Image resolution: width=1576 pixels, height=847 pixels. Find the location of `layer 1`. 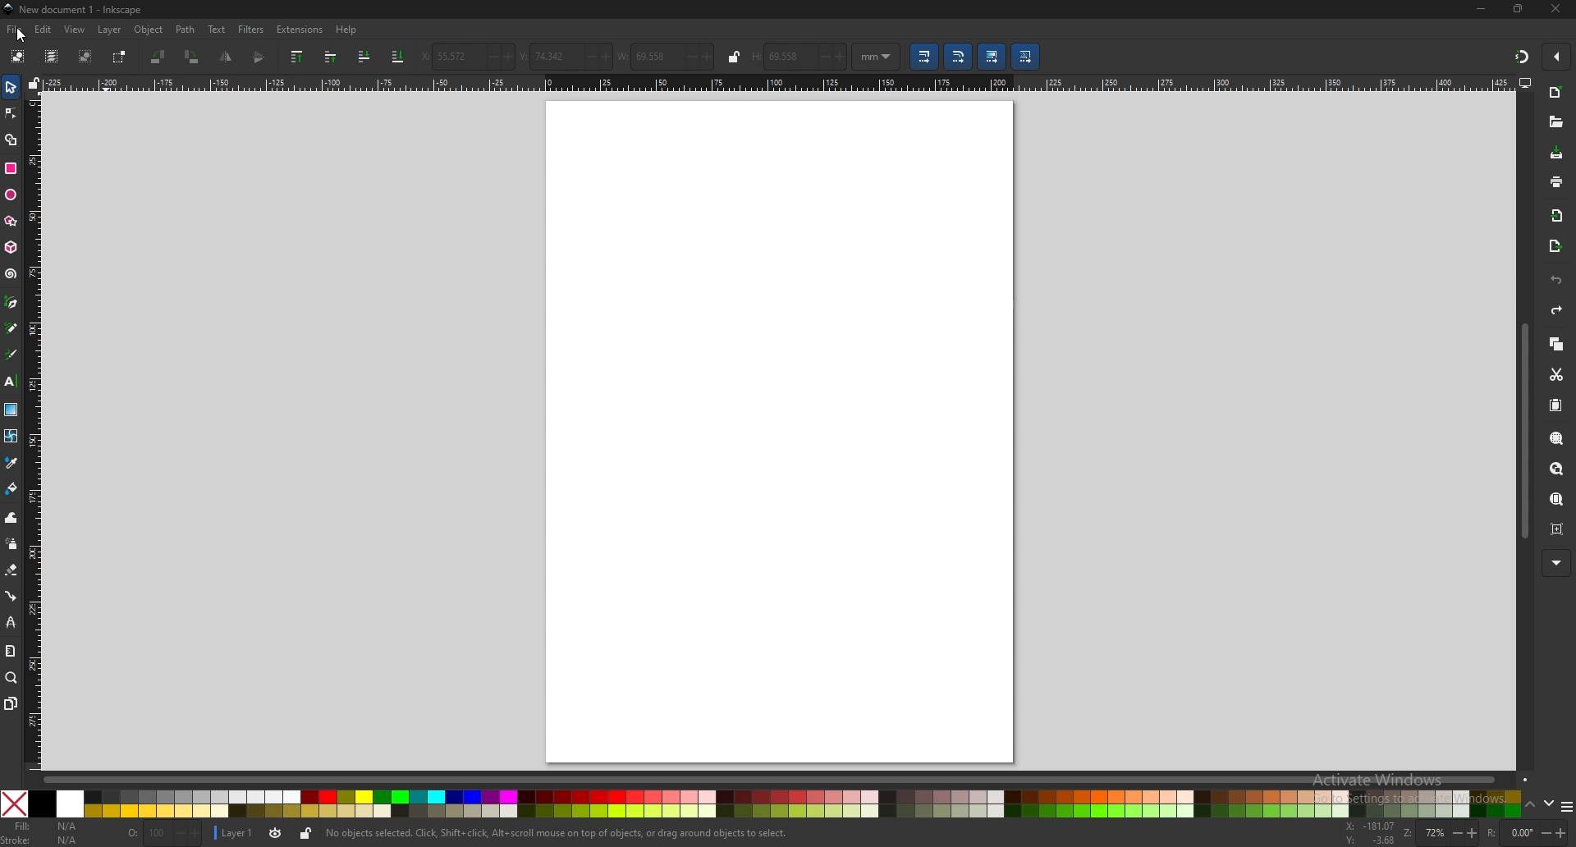

layer 1 is located at coordinates (233, 833).